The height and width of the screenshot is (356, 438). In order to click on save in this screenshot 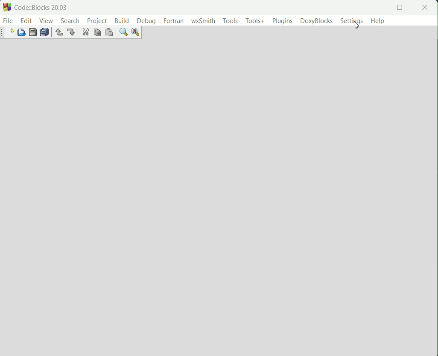, I will do `click(33, 32)`.